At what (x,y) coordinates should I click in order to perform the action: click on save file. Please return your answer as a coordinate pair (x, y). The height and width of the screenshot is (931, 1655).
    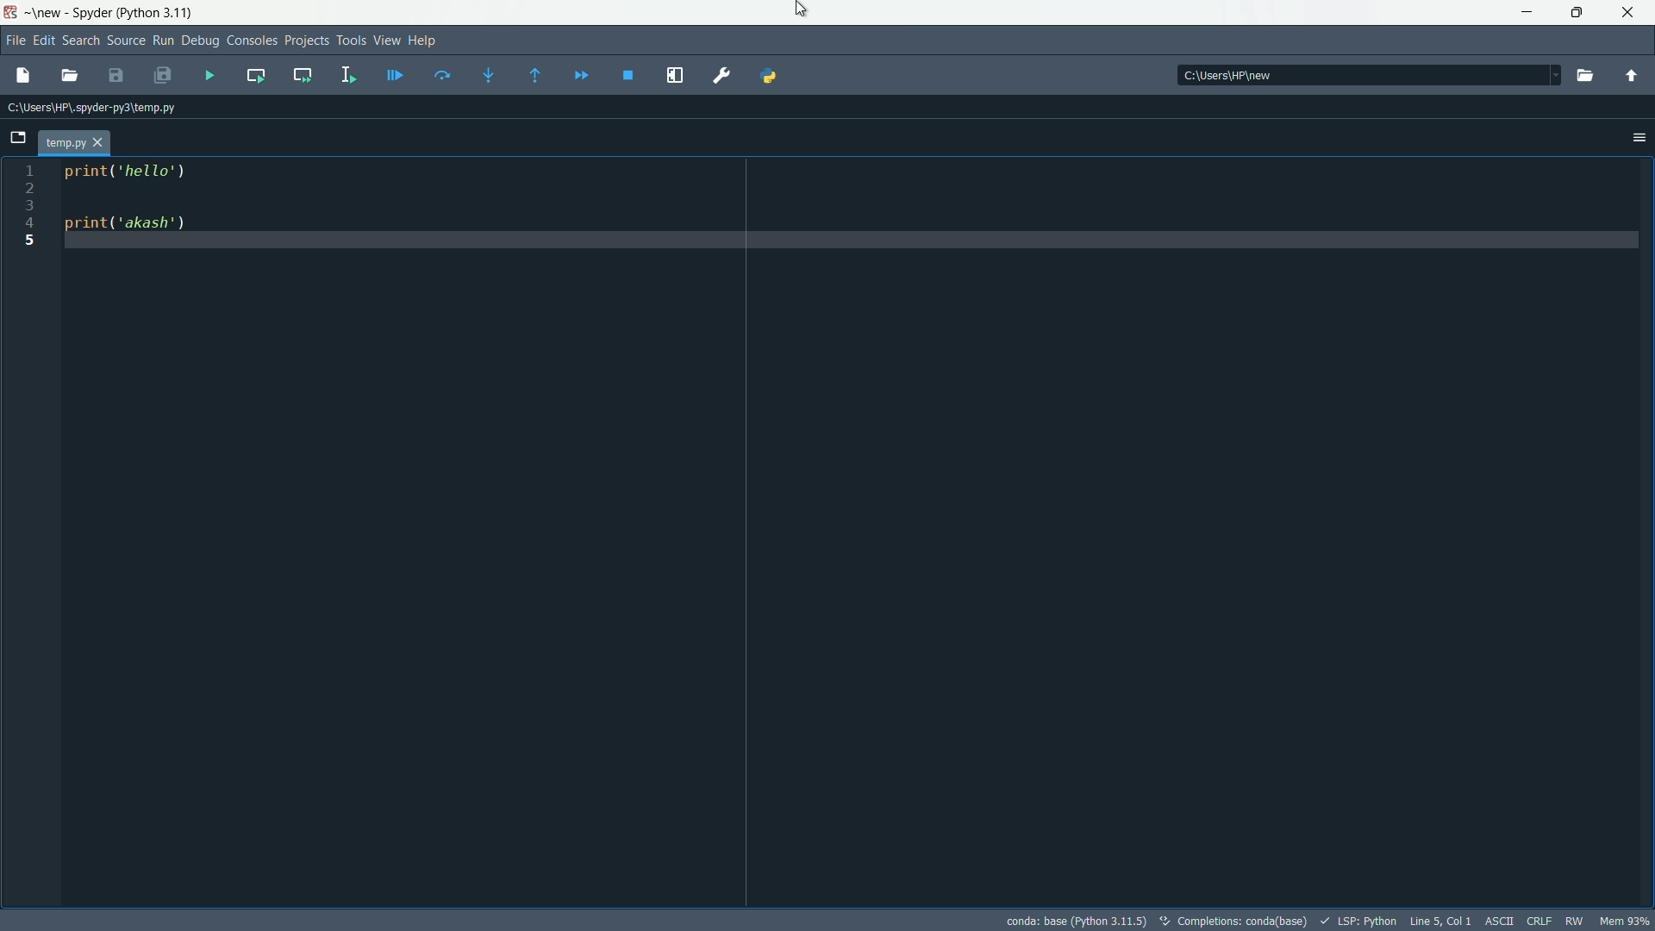
    Looking at the image, I should click on (117, 76).